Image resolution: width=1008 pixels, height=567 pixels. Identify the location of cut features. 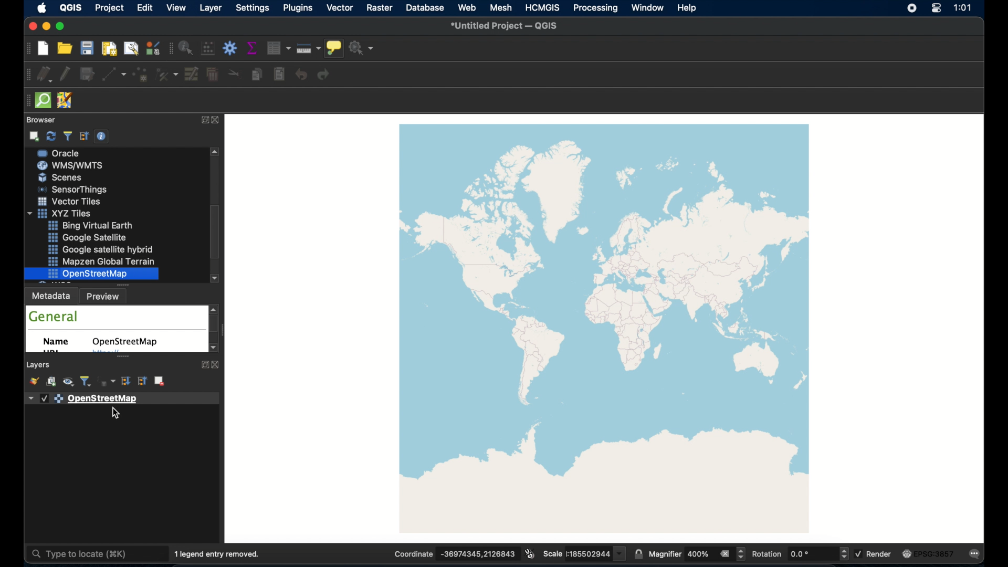
(234, 72).